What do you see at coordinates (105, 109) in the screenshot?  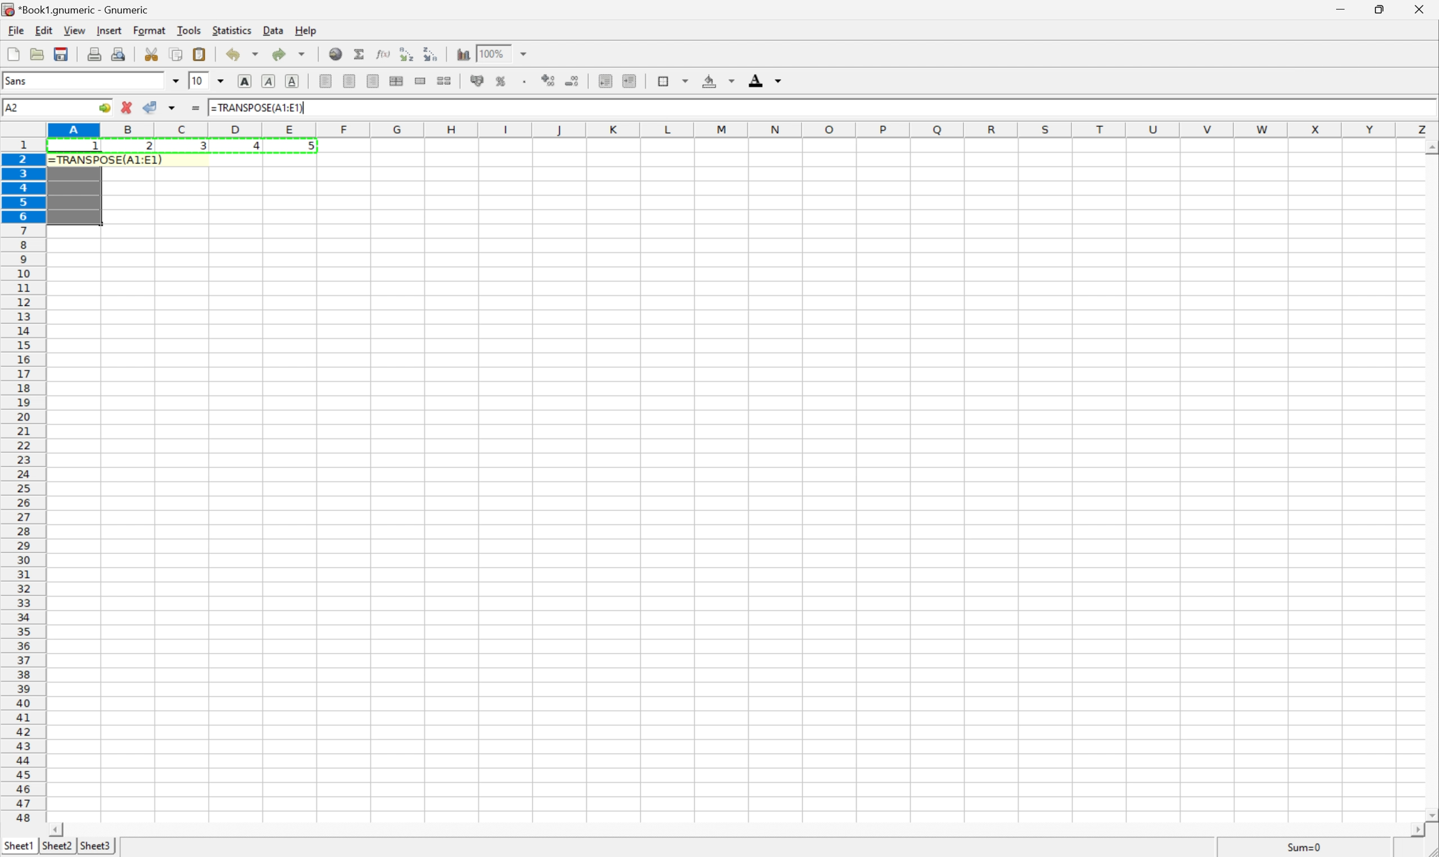 I see `go to` at bounding box center [105, 109].